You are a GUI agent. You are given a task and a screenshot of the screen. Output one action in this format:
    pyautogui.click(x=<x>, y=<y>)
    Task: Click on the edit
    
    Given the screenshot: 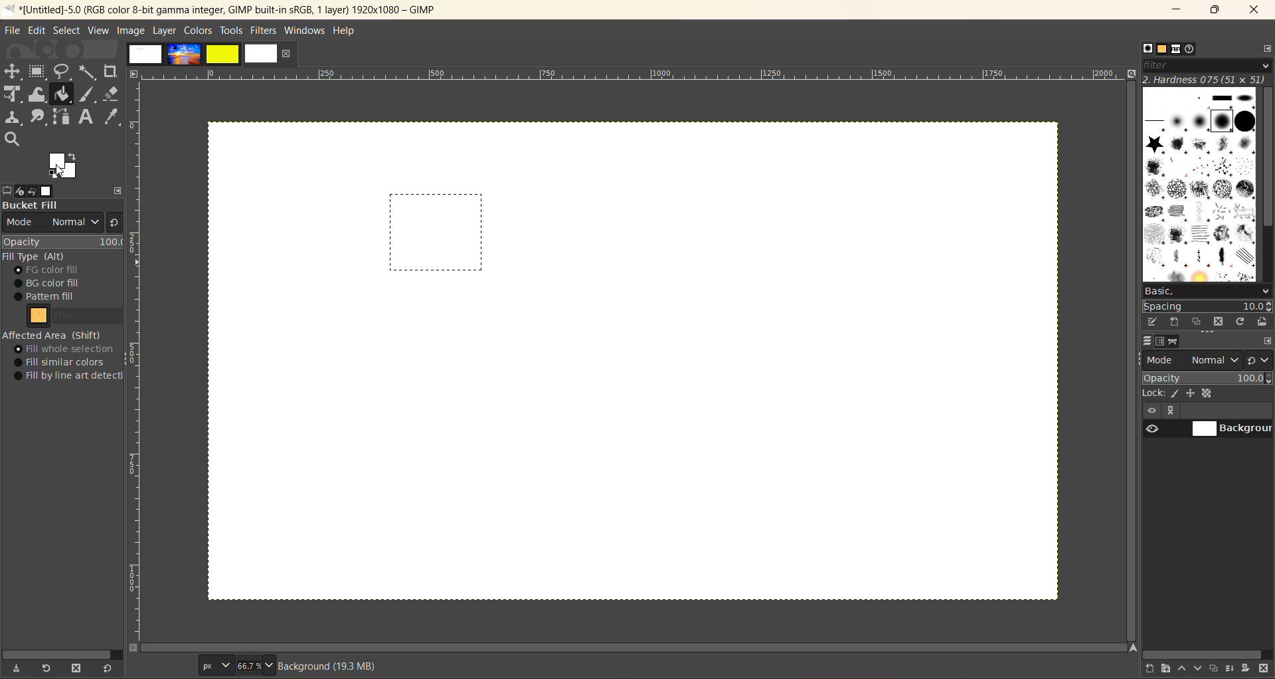 What is the action you would take?
    pyautogui.click(x=39, y=31)
    